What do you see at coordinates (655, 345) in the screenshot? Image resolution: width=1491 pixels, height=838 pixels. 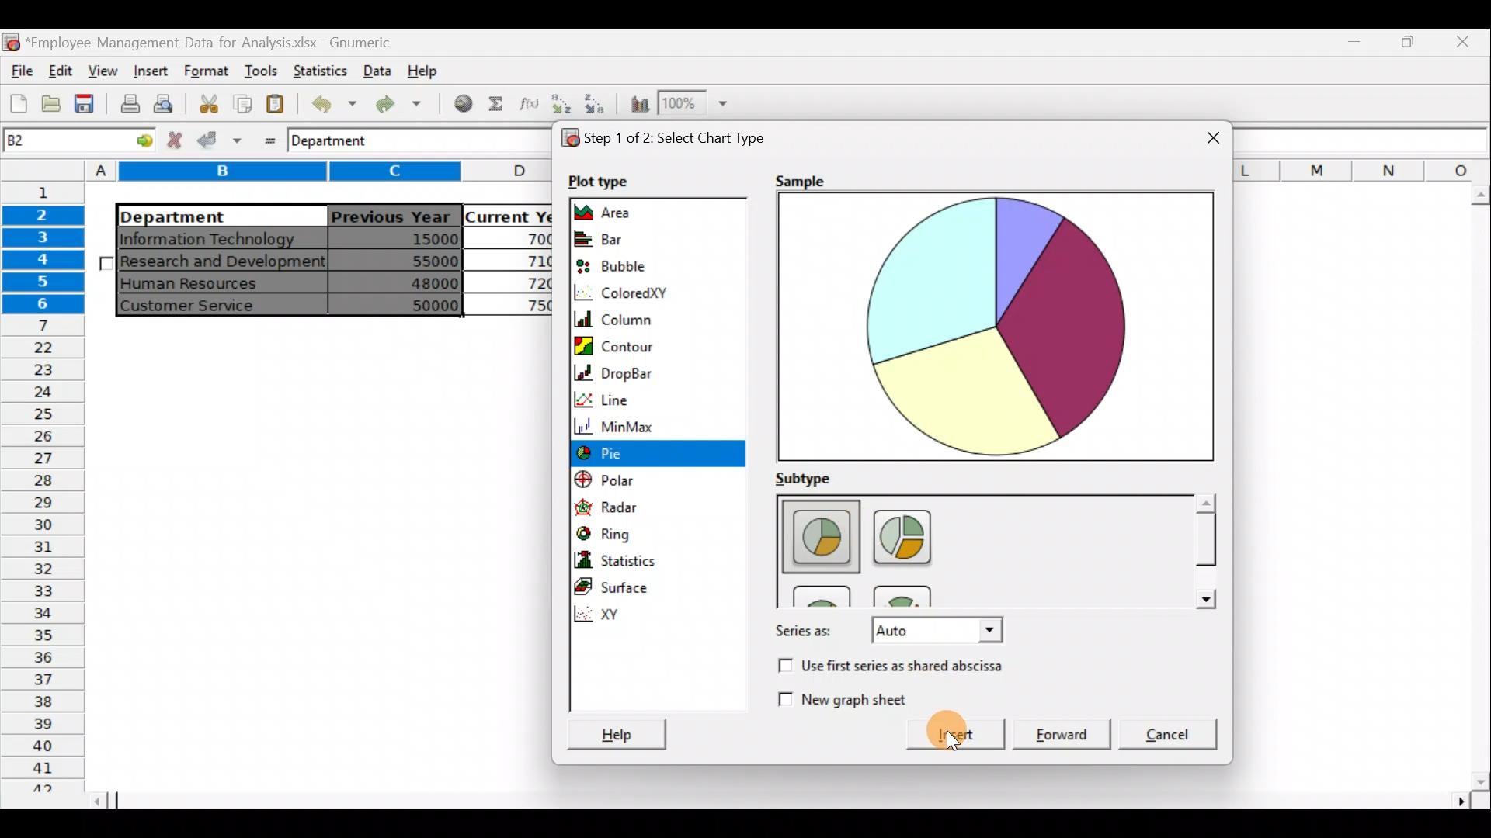 I see `Contour` at bounding box center [655, 345].